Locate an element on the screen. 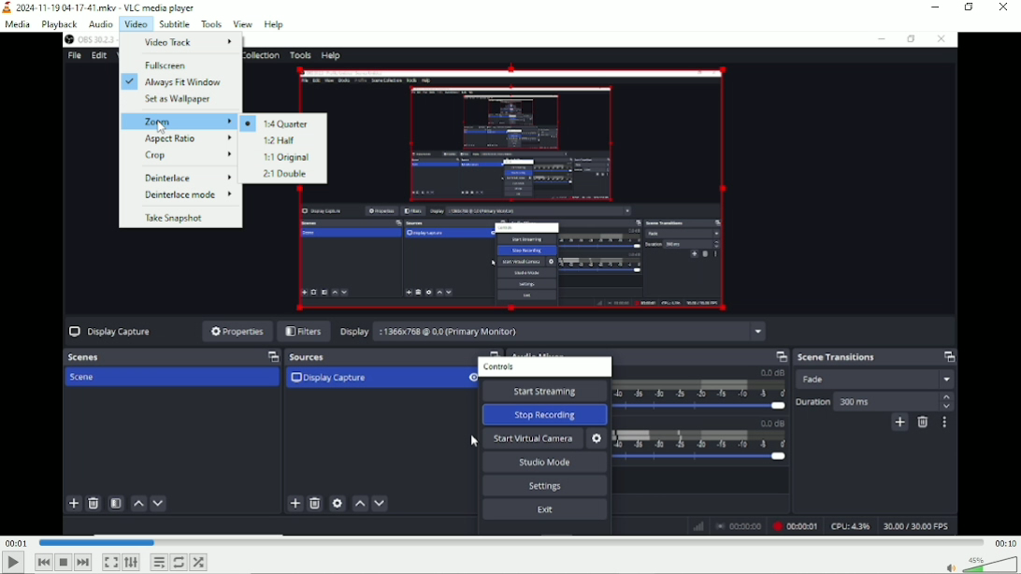 This screenshot has height=574, width=1021. Elapsed time is located at coordinates (16, 542).